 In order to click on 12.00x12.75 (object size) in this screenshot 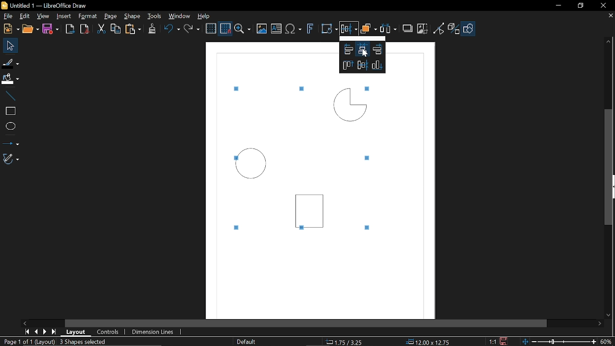, I will do `click(427, 342)`.